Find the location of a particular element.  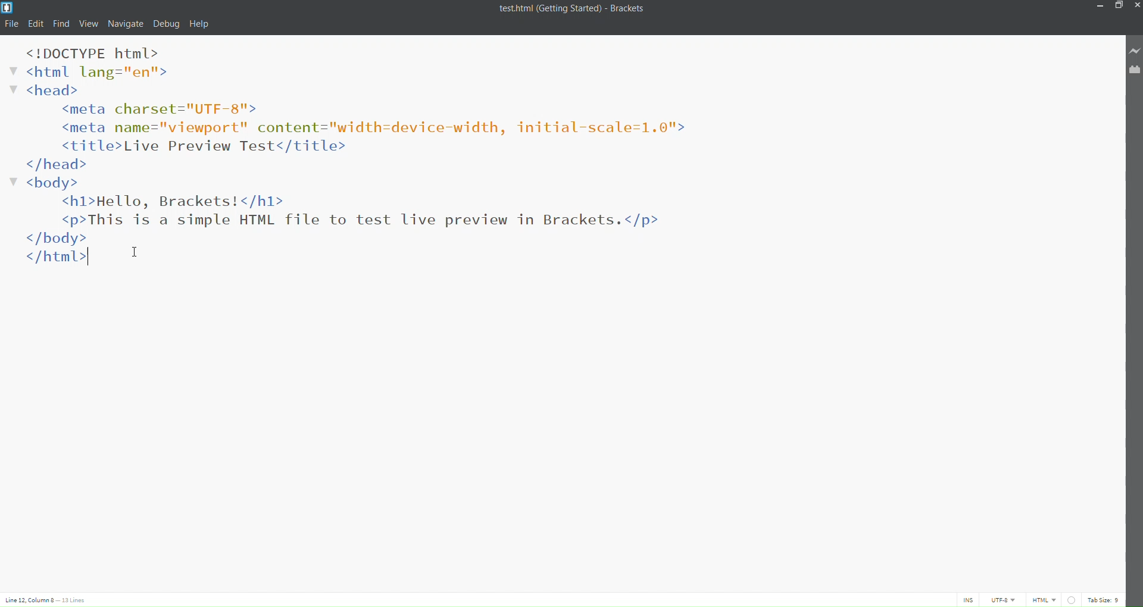

Live Preview is located at coordinates (1134, 49).